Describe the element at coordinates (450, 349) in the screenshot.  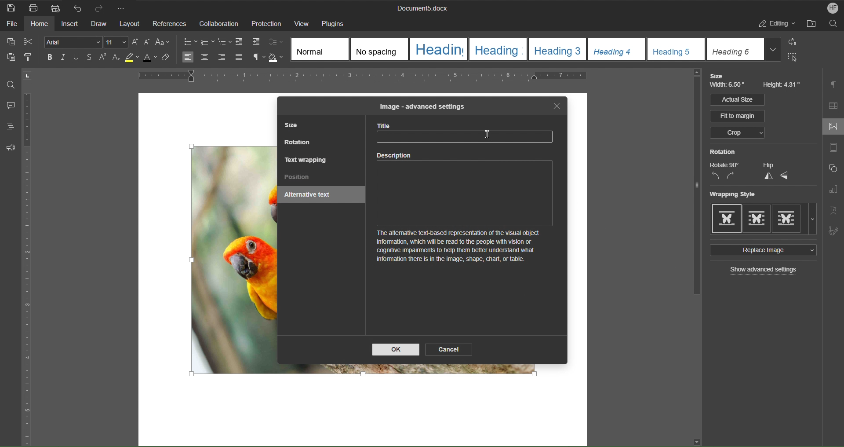
I see `Cancel` at that location.